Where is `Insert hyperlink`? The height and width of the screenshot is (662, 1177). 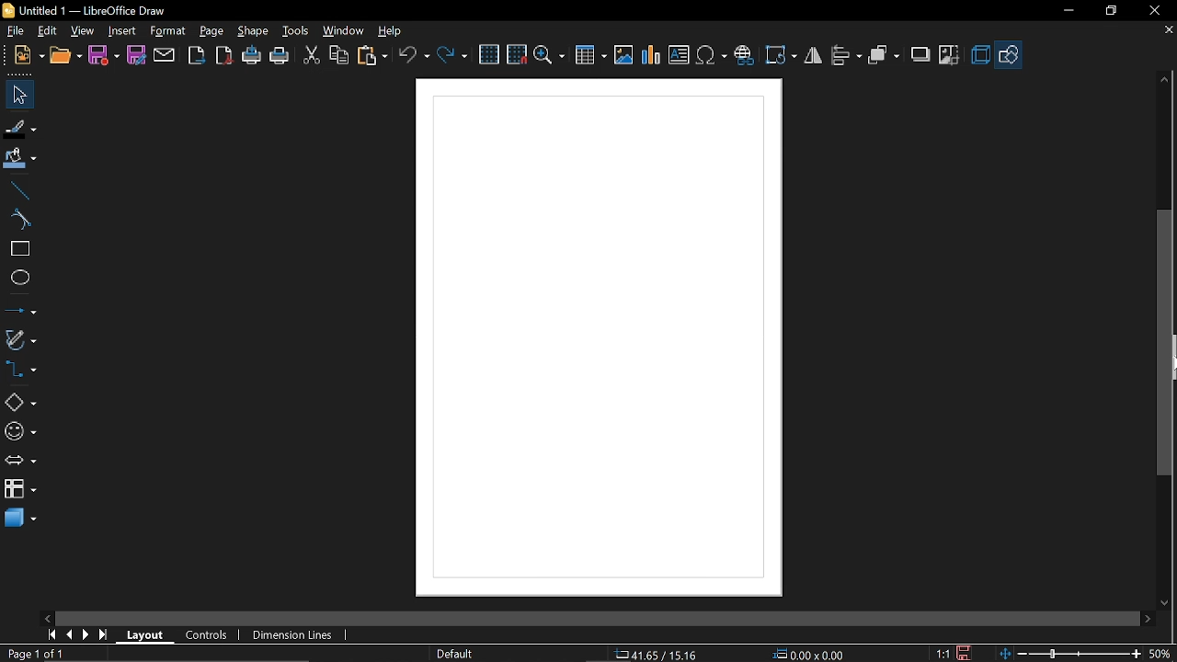
Insert hyperlink is located at coordinates (745, 56).